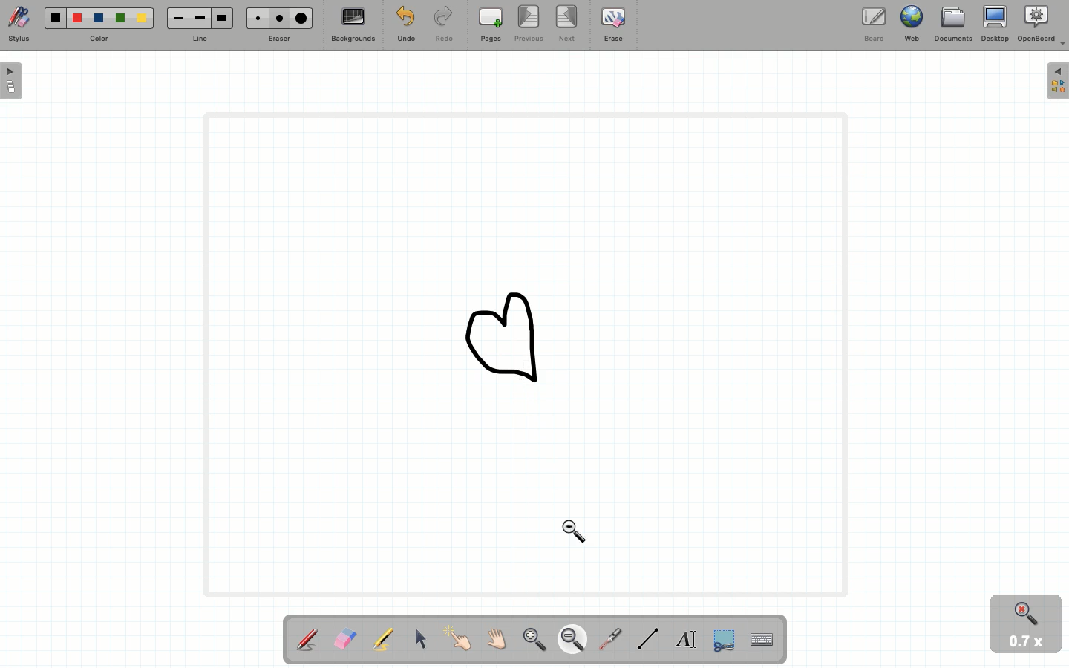 This screenshot has width=1069, height=668. Describe the element at coordinates (685, 638) in the screenshot. I see `Textbox` at that location.